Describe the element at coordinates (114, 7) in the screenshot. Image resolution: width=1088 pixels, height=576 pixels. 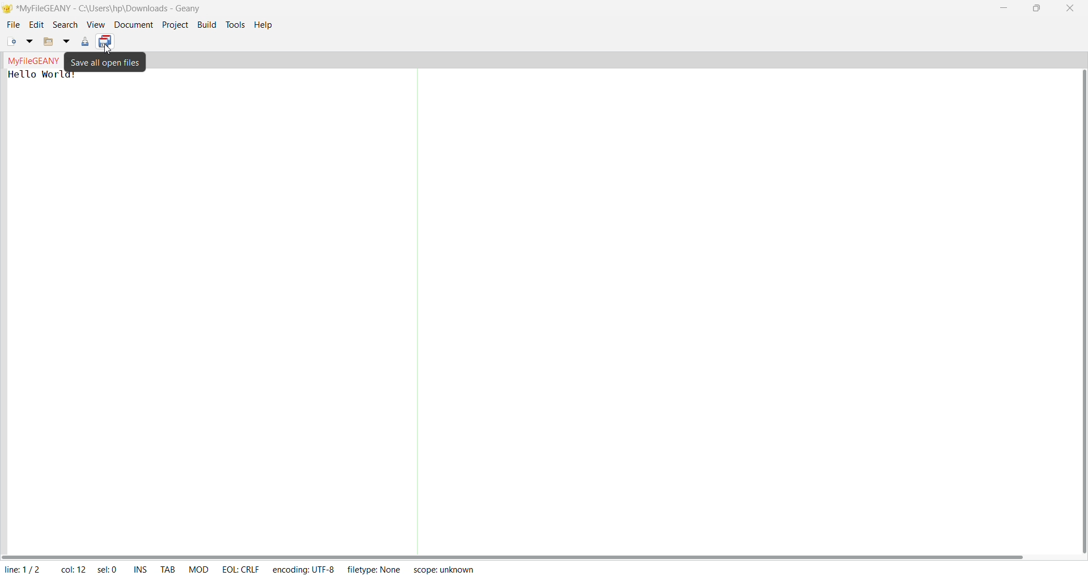
I see `MyFileGeany - C:\Users\hp\Downloads - Geany` at that location.